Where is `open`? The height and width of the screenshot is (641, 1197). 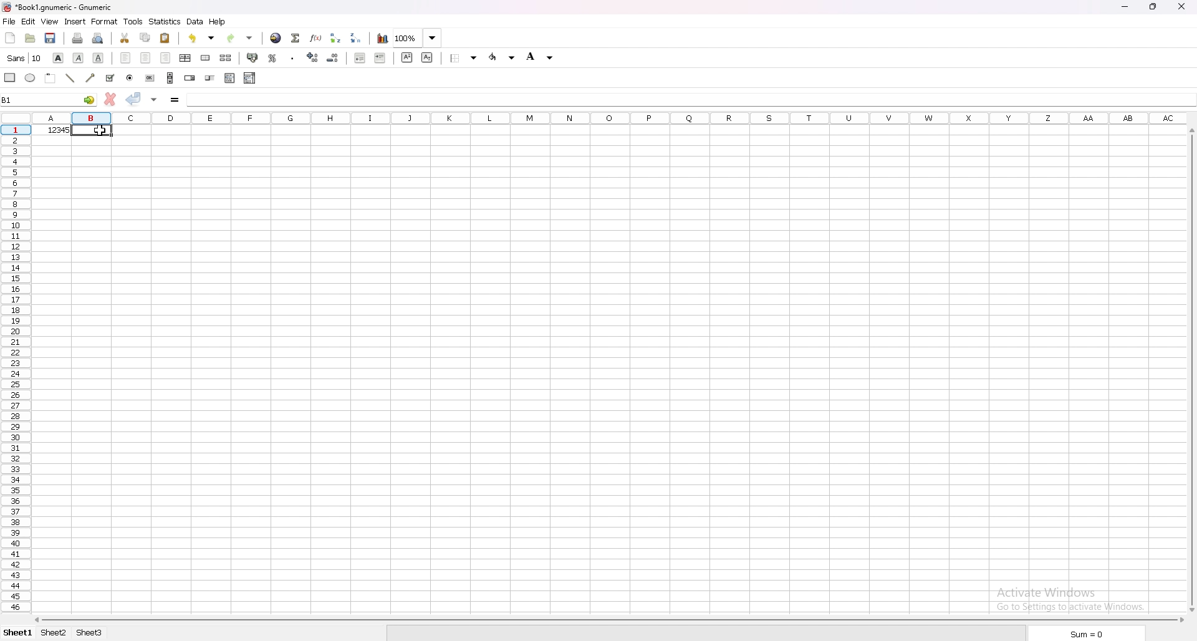 open is located at coordinates (29, 39).